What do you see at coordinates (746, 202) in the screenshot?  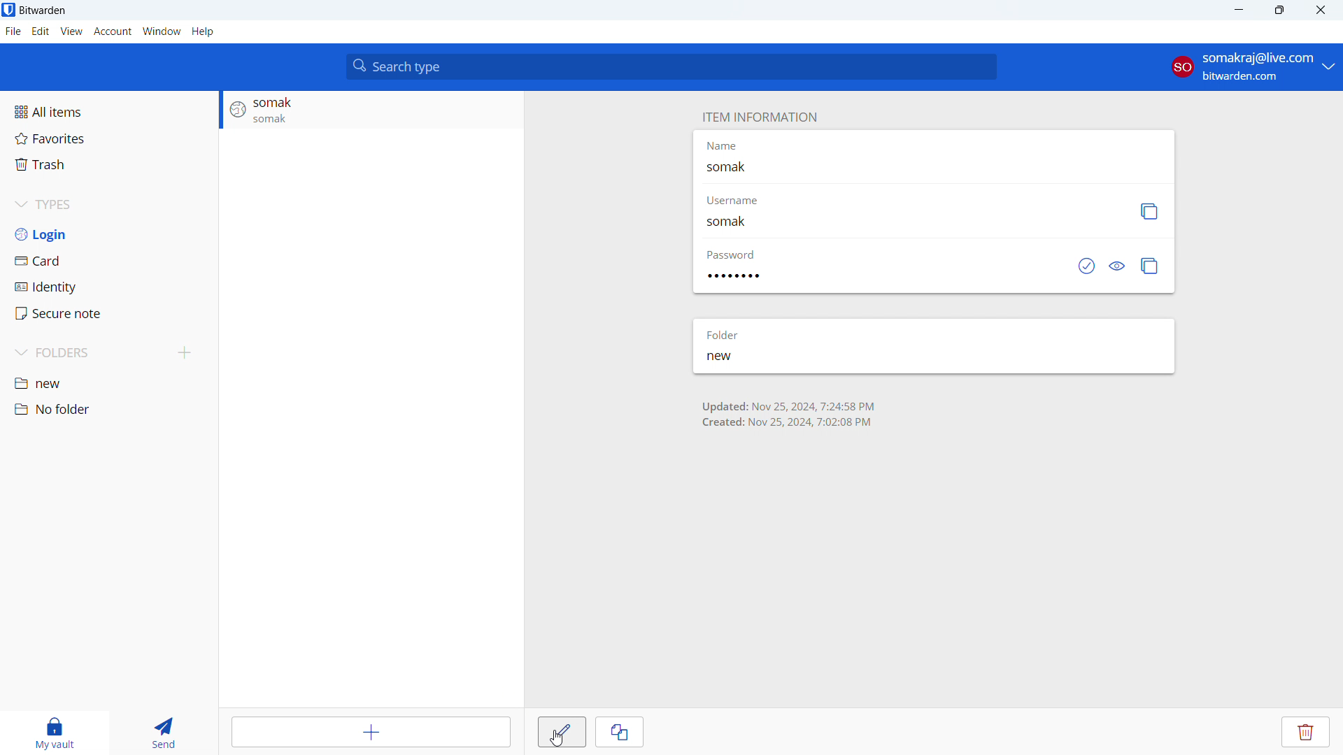 I see `username` at bounding box center [746, 202].